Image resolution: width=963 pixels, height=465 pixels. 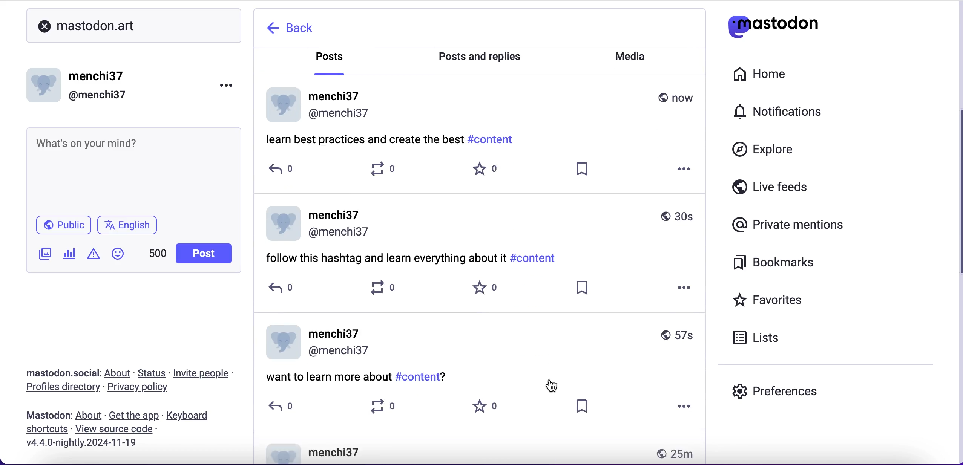 I want to click on display picture, so click(x=45, y=83).